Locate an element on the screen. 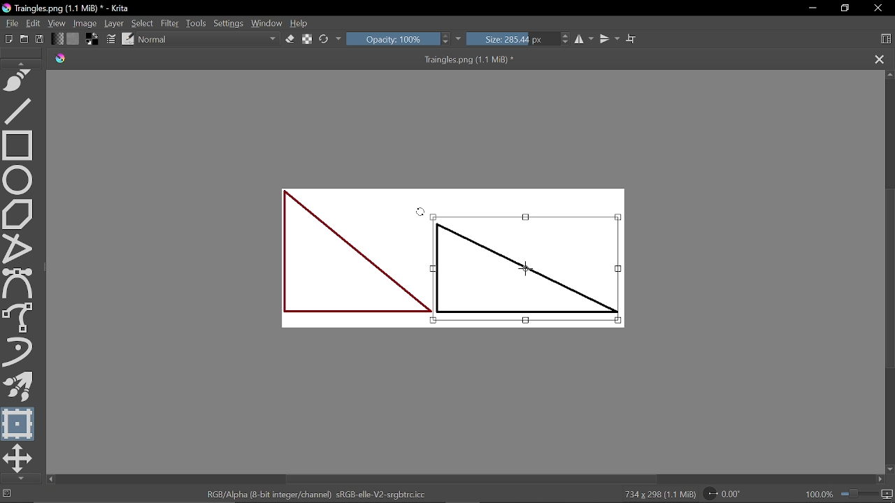  Choose brush preset is located at coordinates (128, 38).